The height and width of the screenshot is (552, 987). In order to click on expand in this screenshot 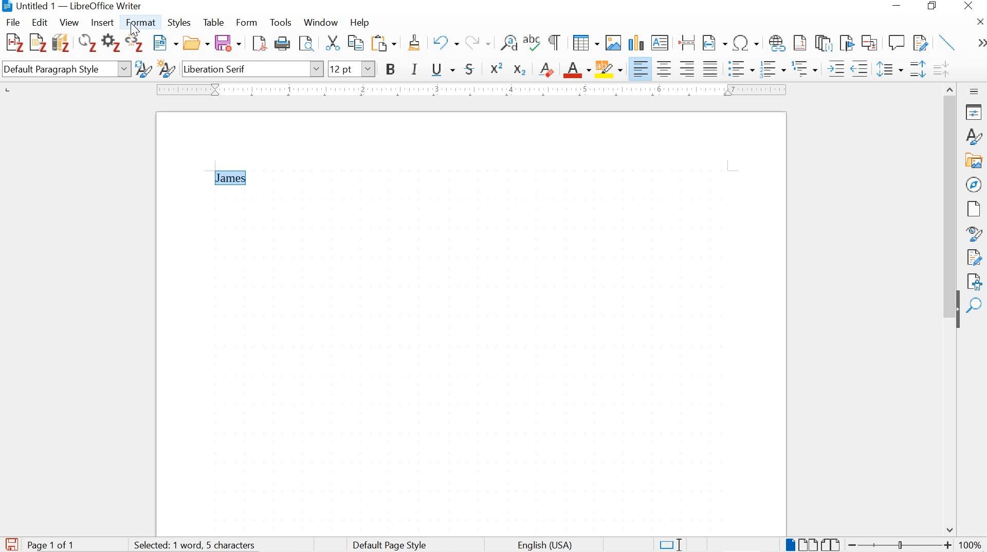, I will do `click(980, 43)`.